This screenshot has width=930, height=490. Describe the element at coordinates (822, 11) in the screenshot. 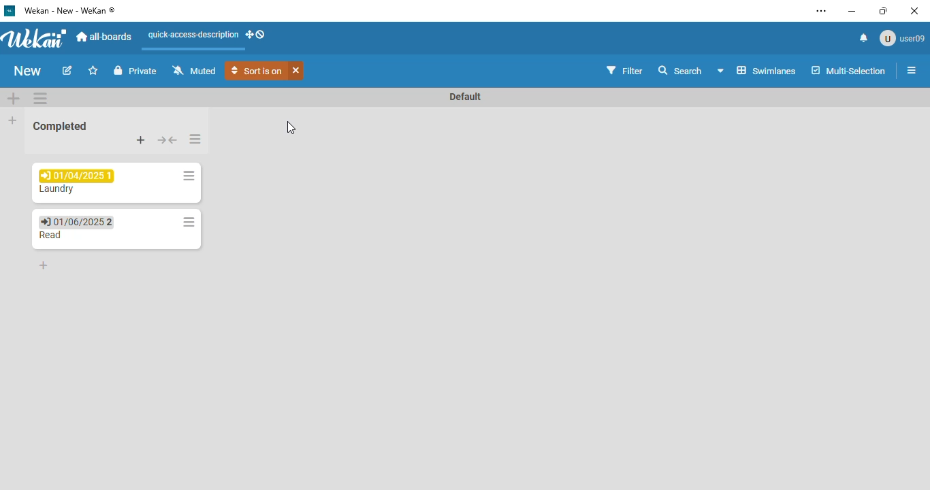

I see `settings and more` at that location.